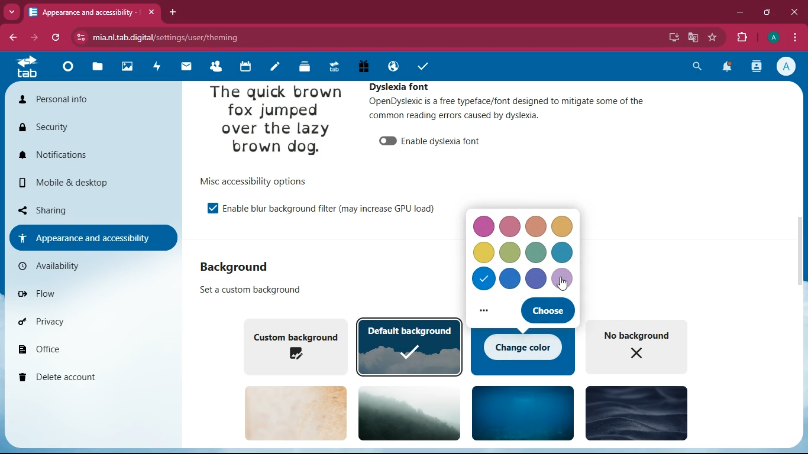  I want to click on more, so click(487, 313).